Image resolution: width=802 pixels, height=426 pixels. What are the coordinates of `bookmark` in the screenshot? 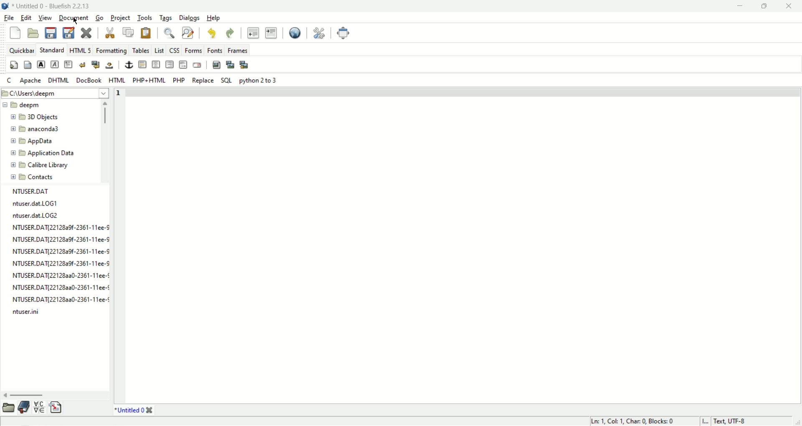 It's located at (25, 408).